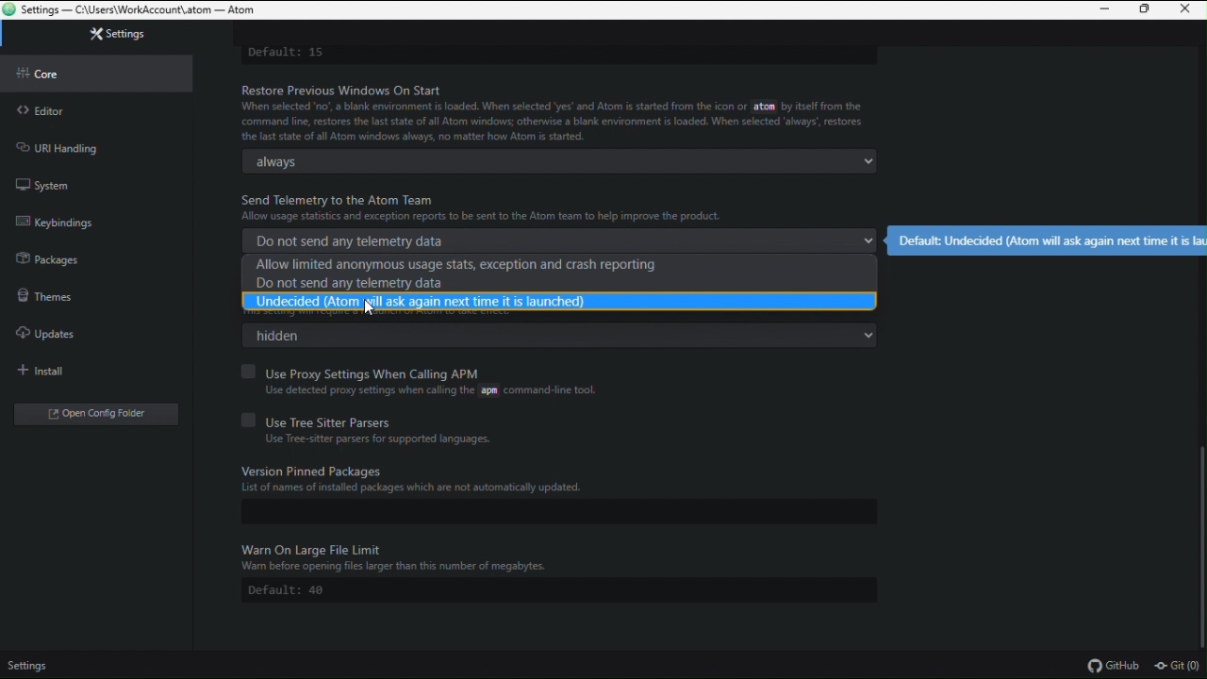 The width and height of the screenshot is (1207, 679). Describe the element at coordinates (1148, 10) in the screenshot. I see `restore` at that location.